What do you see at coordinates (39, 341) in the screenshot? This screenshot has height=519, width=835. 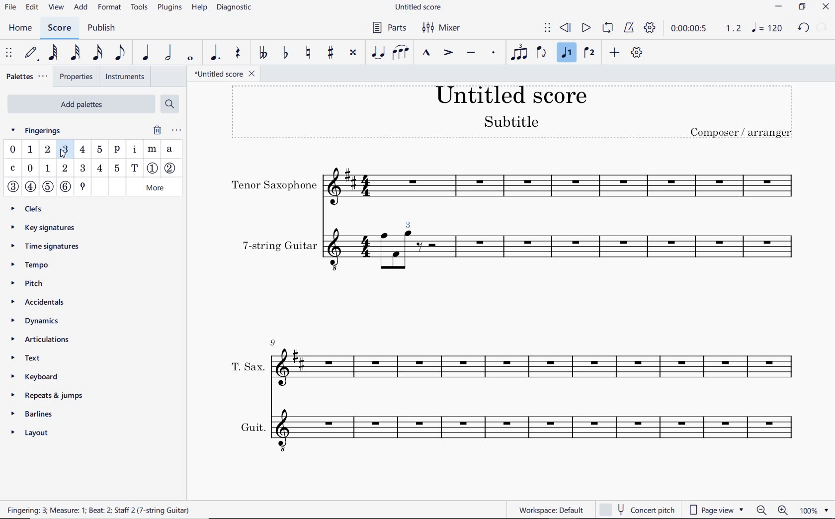 I see `ARTICULATIONS` at bounding box center [39, 341].